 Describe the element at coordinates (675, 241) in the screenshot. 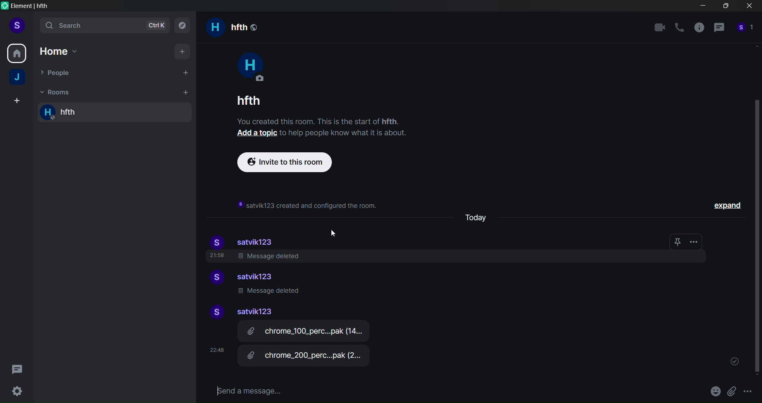

I see `pin` at that location.